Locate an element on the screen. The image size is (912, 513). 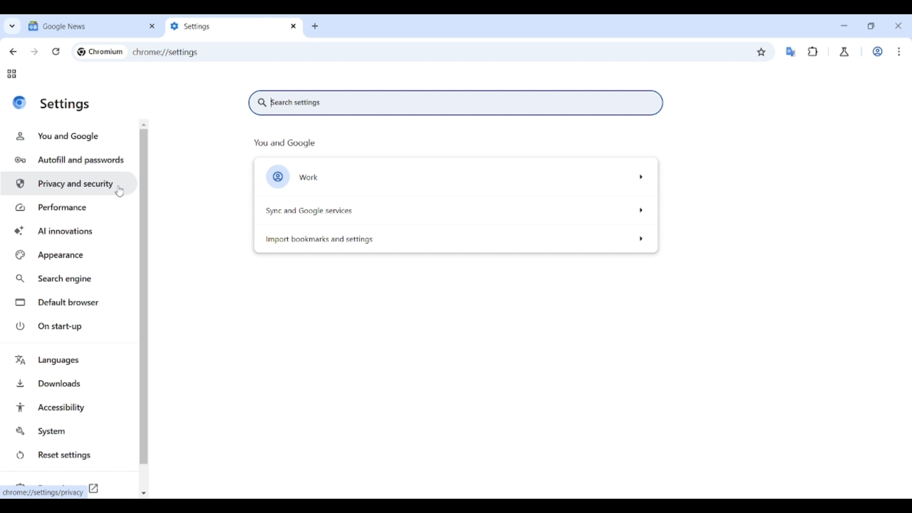
Google translator extension is located at coordinates (790, 52).